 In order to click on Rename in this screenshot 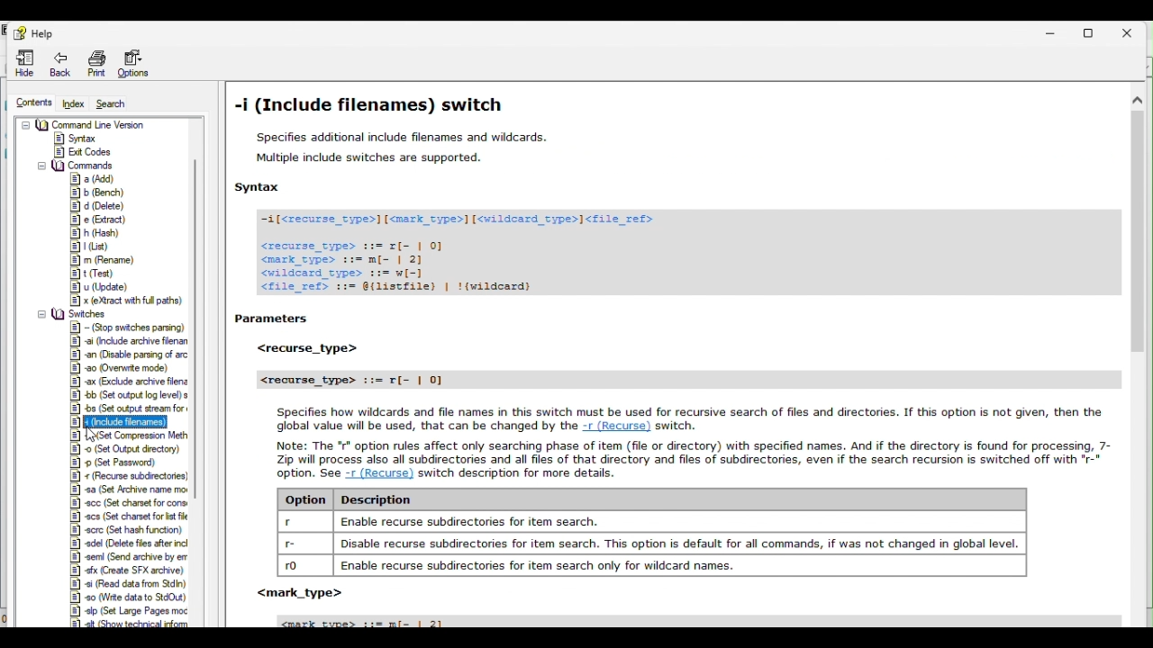, I will do `click(101, 260)`.